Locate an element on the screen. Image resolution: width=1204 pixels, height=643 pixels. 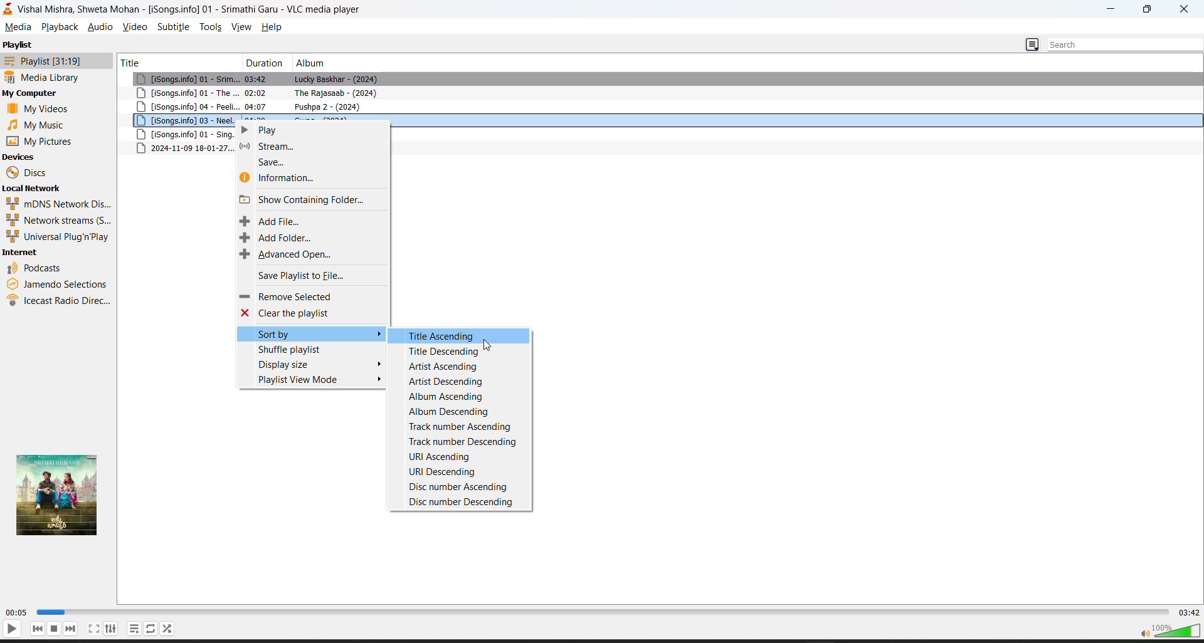
icecast is located at coordinates (59, 302).